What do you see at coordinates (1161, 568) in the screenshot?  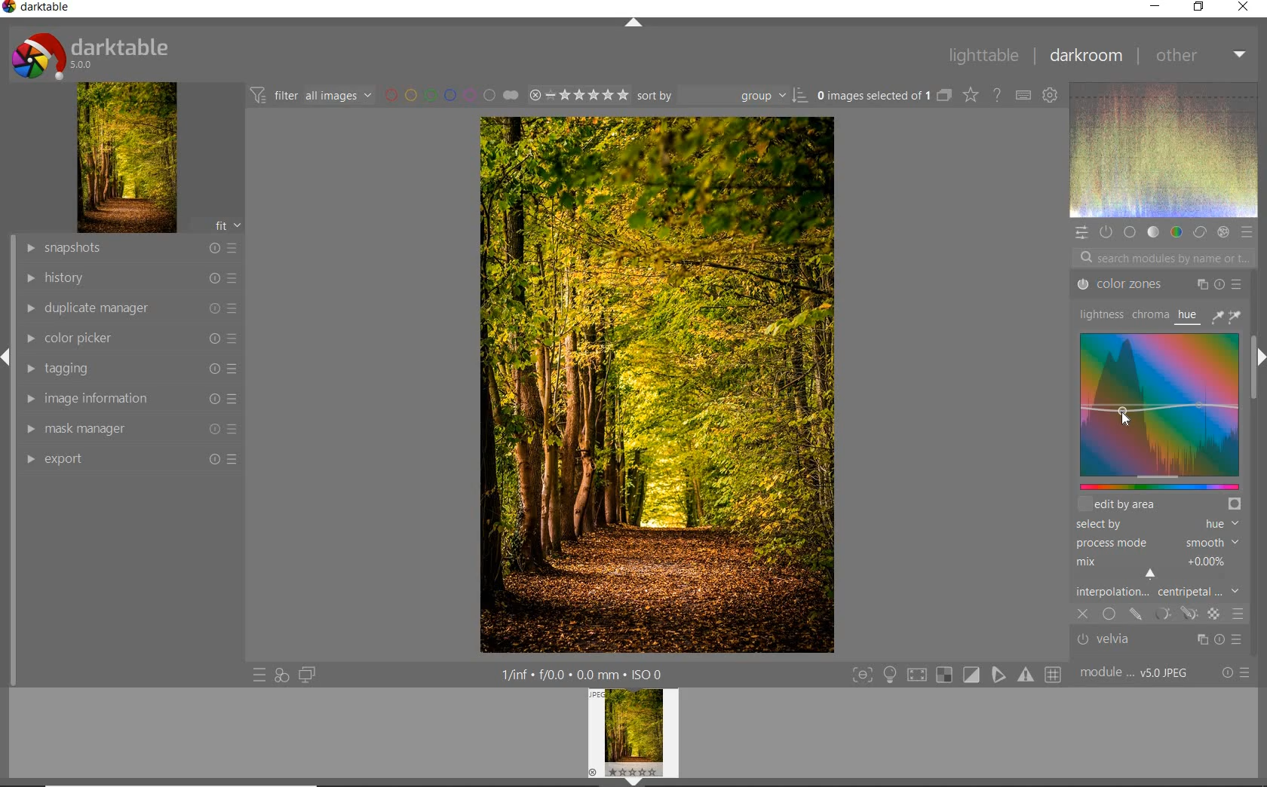 I see `mix` at bounding box center [1161, 568].